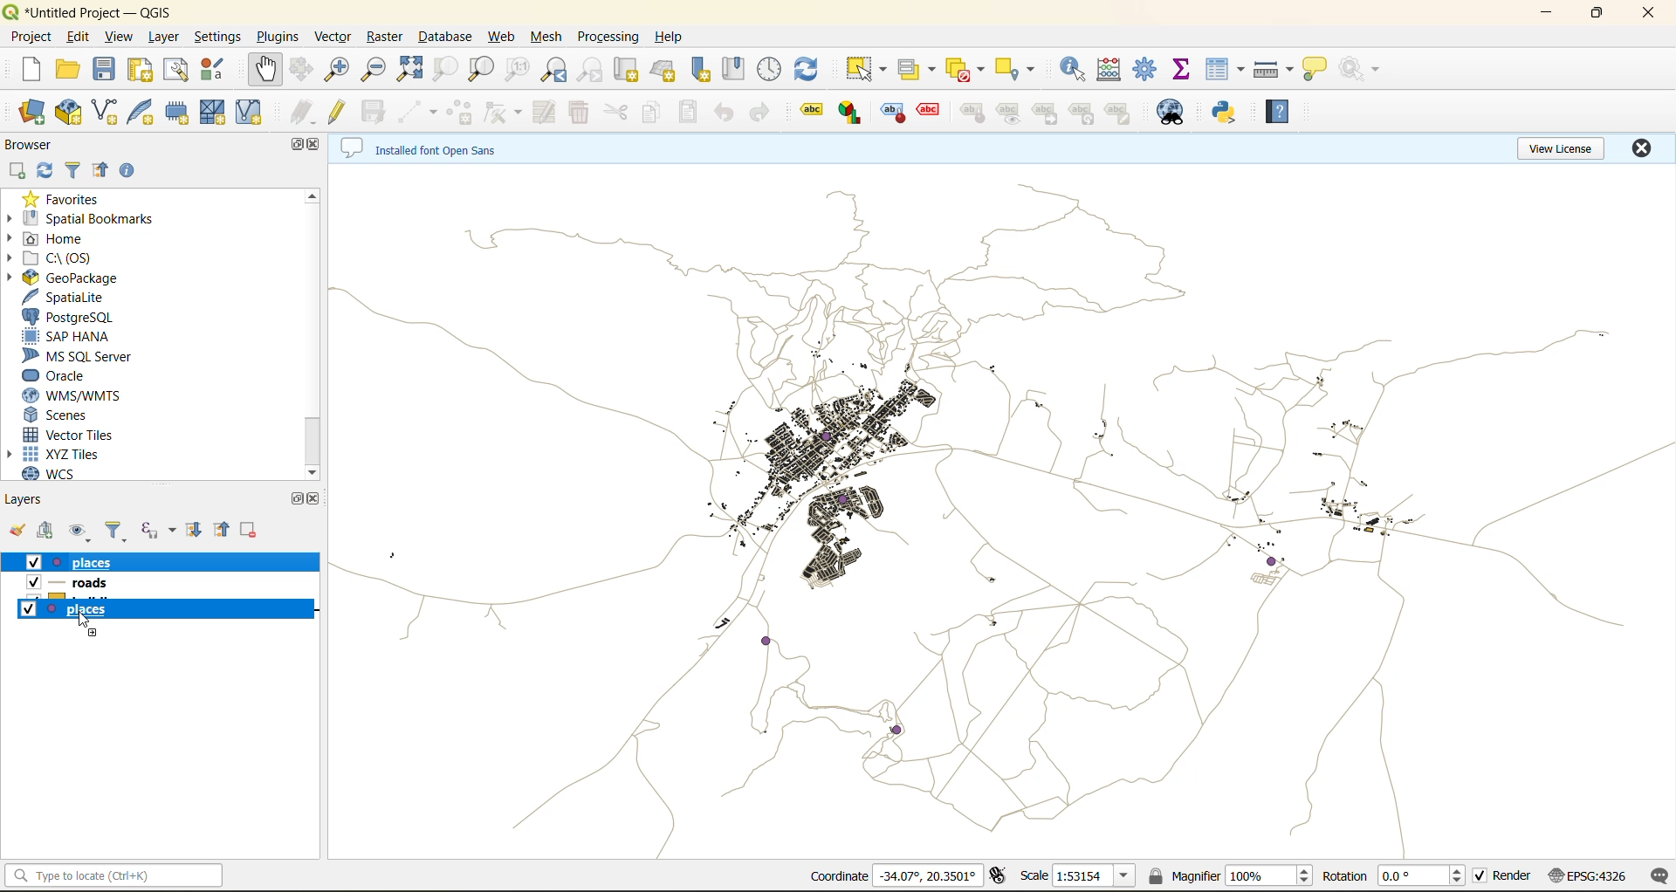 The width and height of the screenshot is (1676, 892). I want to click on metadata, so click(436, 147).